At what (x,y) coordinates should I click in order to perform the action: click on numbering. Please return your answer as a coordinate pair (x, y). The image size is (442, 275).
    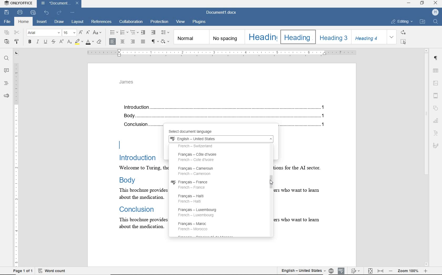
    Looking at the image, I should click on (124, 32).